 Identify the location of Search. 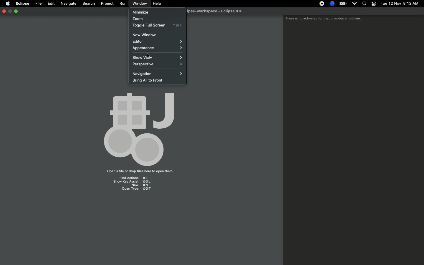
(365, 4).